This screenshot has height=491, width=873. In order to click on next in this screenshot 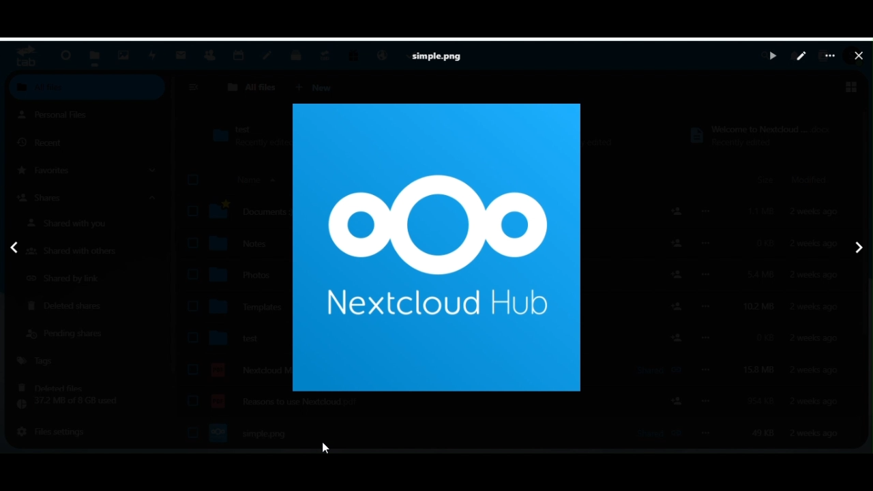, I will do `click(859, 249)`.